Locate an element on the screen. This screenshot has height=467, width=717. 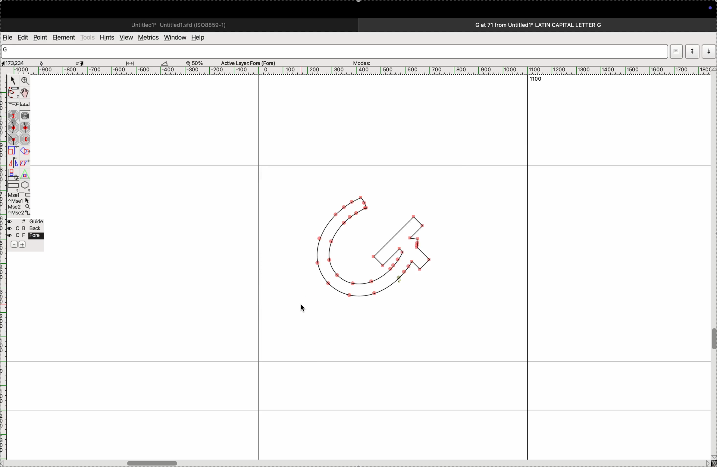
back layer is located at coordinates (25, 228).